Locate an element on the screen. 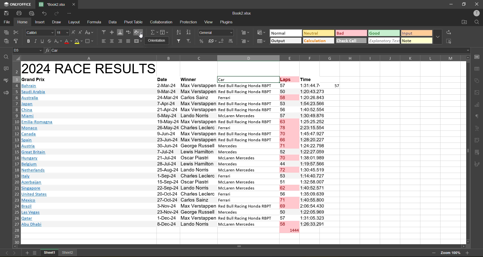 The height and width of the screenshot is (257, 483). slicer is located at coordinates (477, 152).